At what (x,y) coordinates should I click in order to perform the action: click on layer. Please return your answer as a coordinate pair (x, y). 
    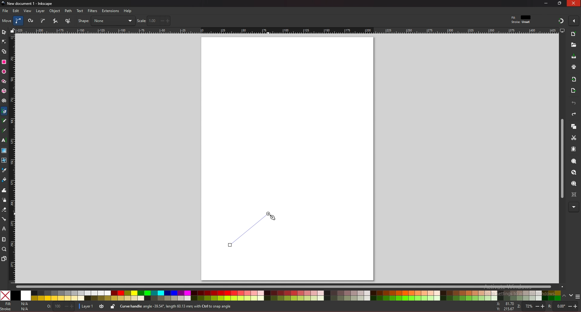
    Looking at the image, I should click on (87, 306).